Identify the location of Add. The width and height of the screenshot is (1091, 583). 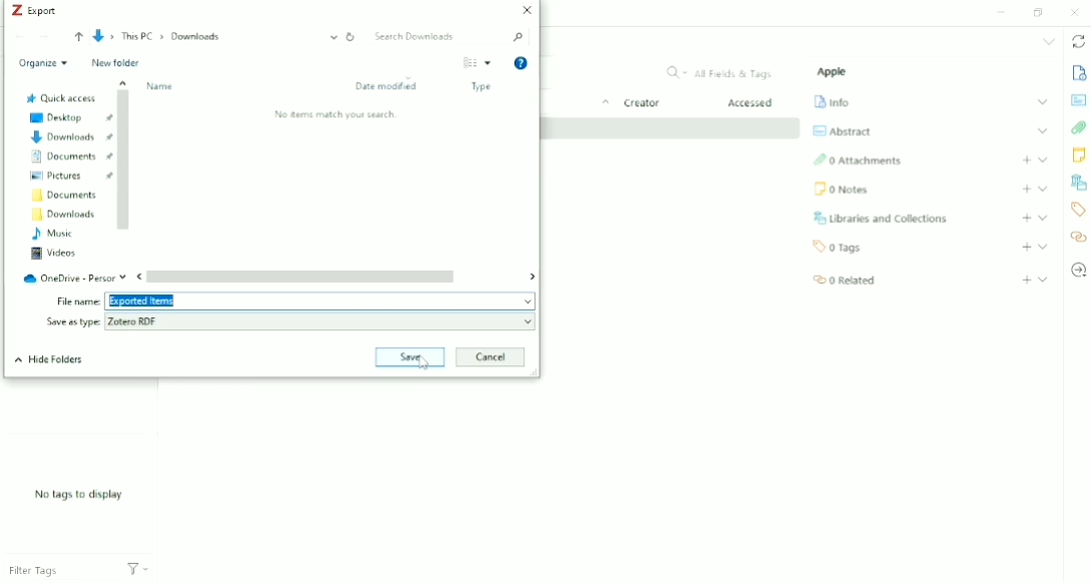
(1027, 218).